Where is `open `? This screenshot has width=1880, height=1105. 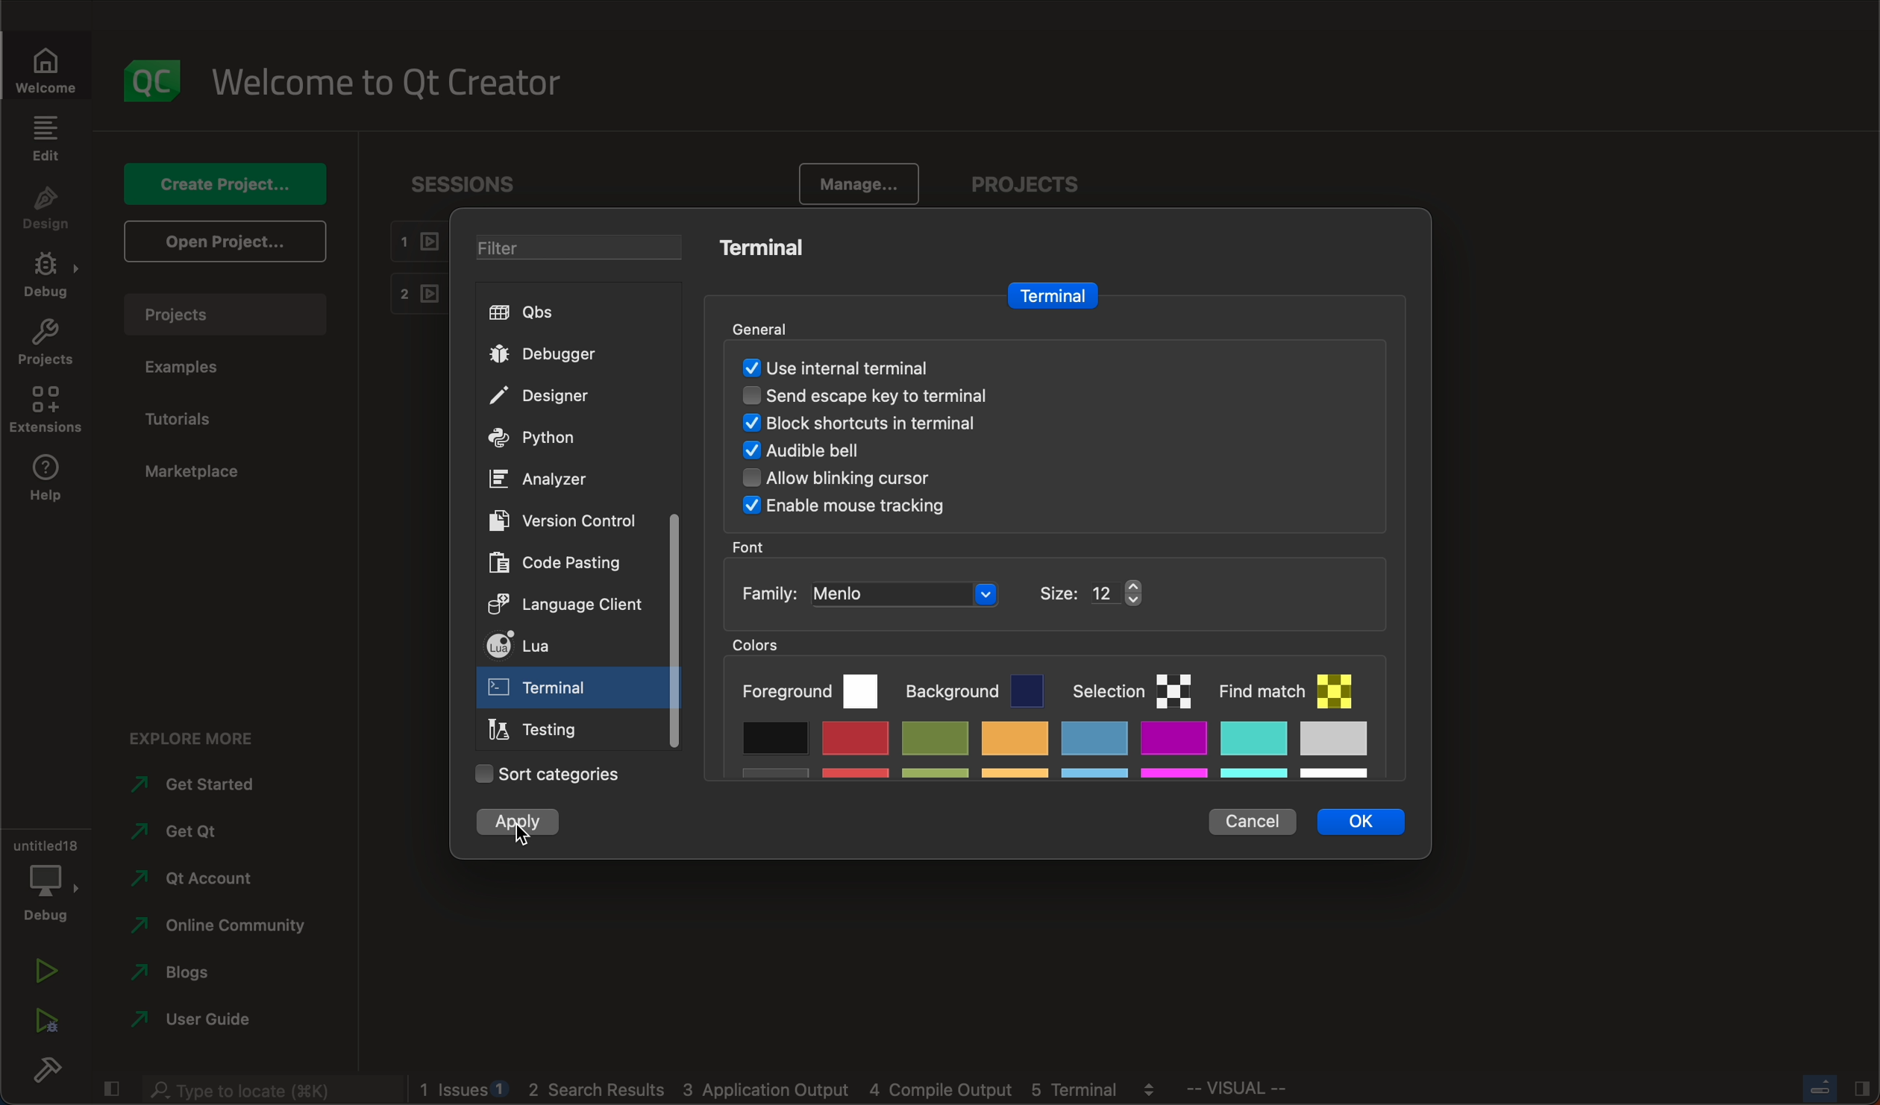 open  is located at coordinates (222, 242).